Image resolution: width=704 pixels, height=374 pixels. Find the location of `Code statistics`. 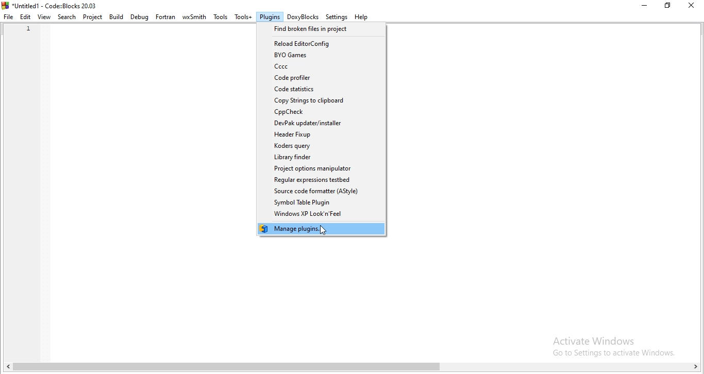

Code statistics is located at coordinates (322, 89).